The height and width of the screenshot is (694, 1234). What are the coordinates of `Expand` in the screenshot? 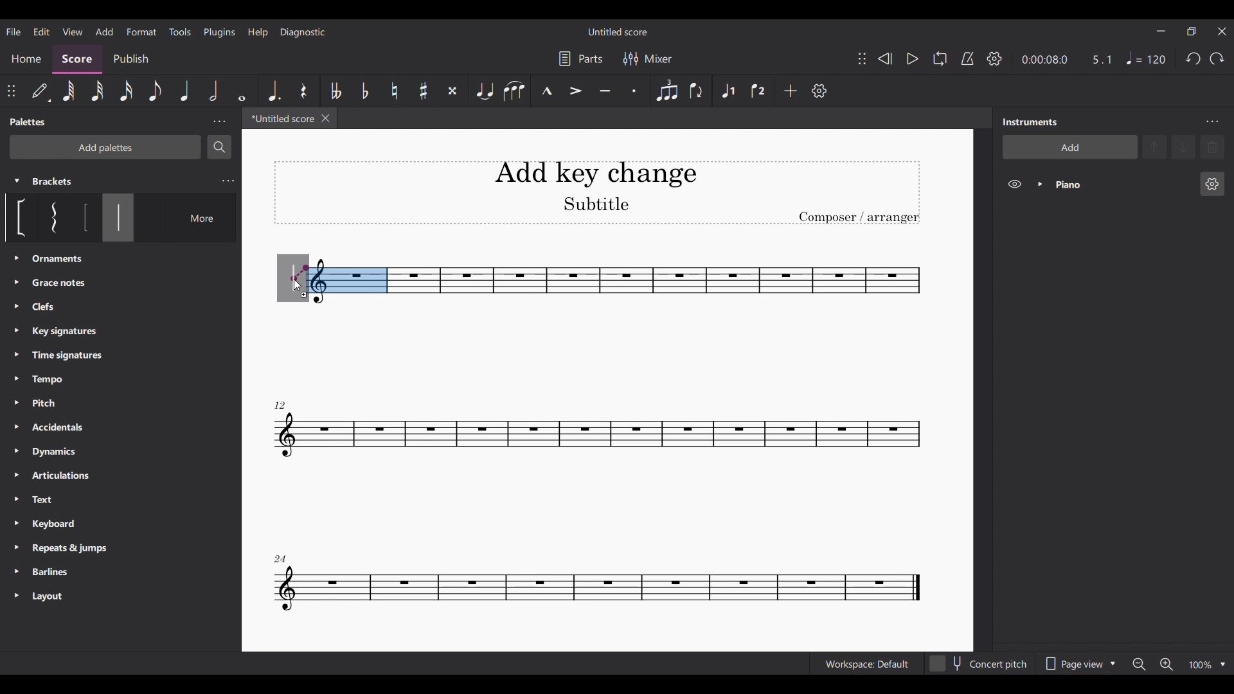 It's located at (1041, 184).